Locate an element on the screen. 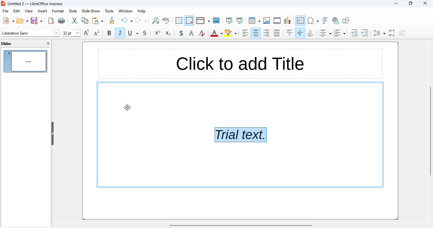 Image resolution: width=433 pixels, height=228 pixels. toggle unordered list is located at coordinates (325, 33).